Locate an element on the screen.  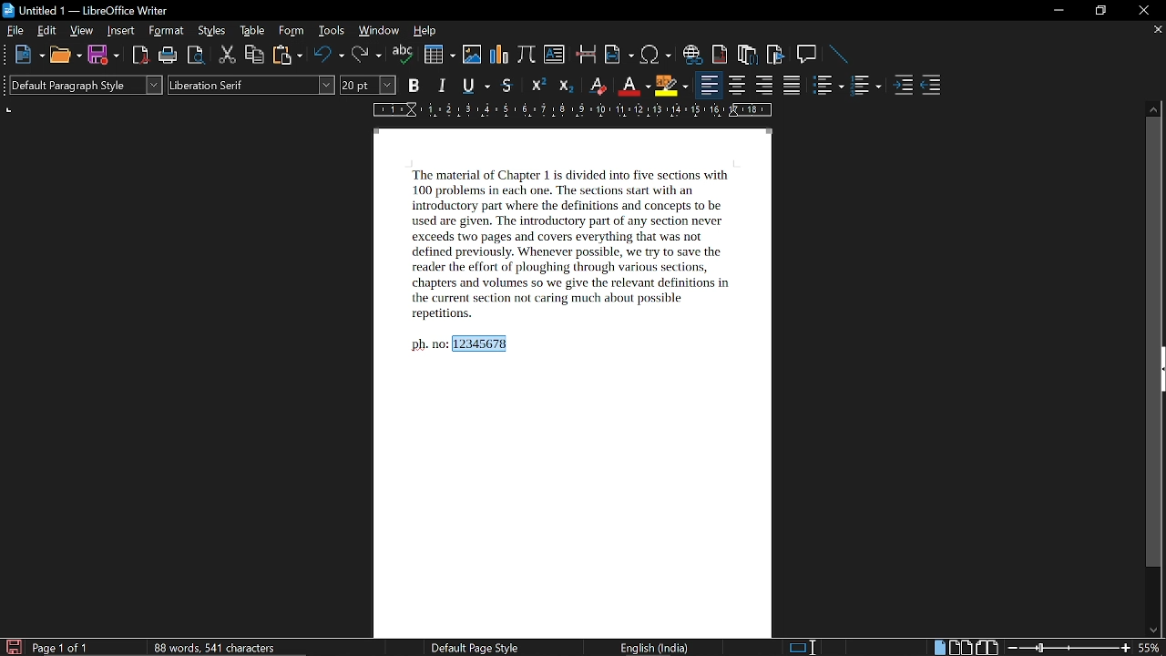
close current tab is located at coordinates (1157, 30).